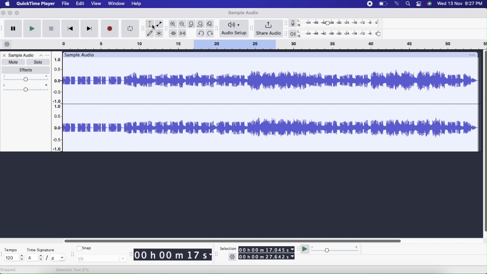 Image resolution: width=487 pixels, height=274 pixels. I want to click on Zoom Toggle, so click(211, 23).